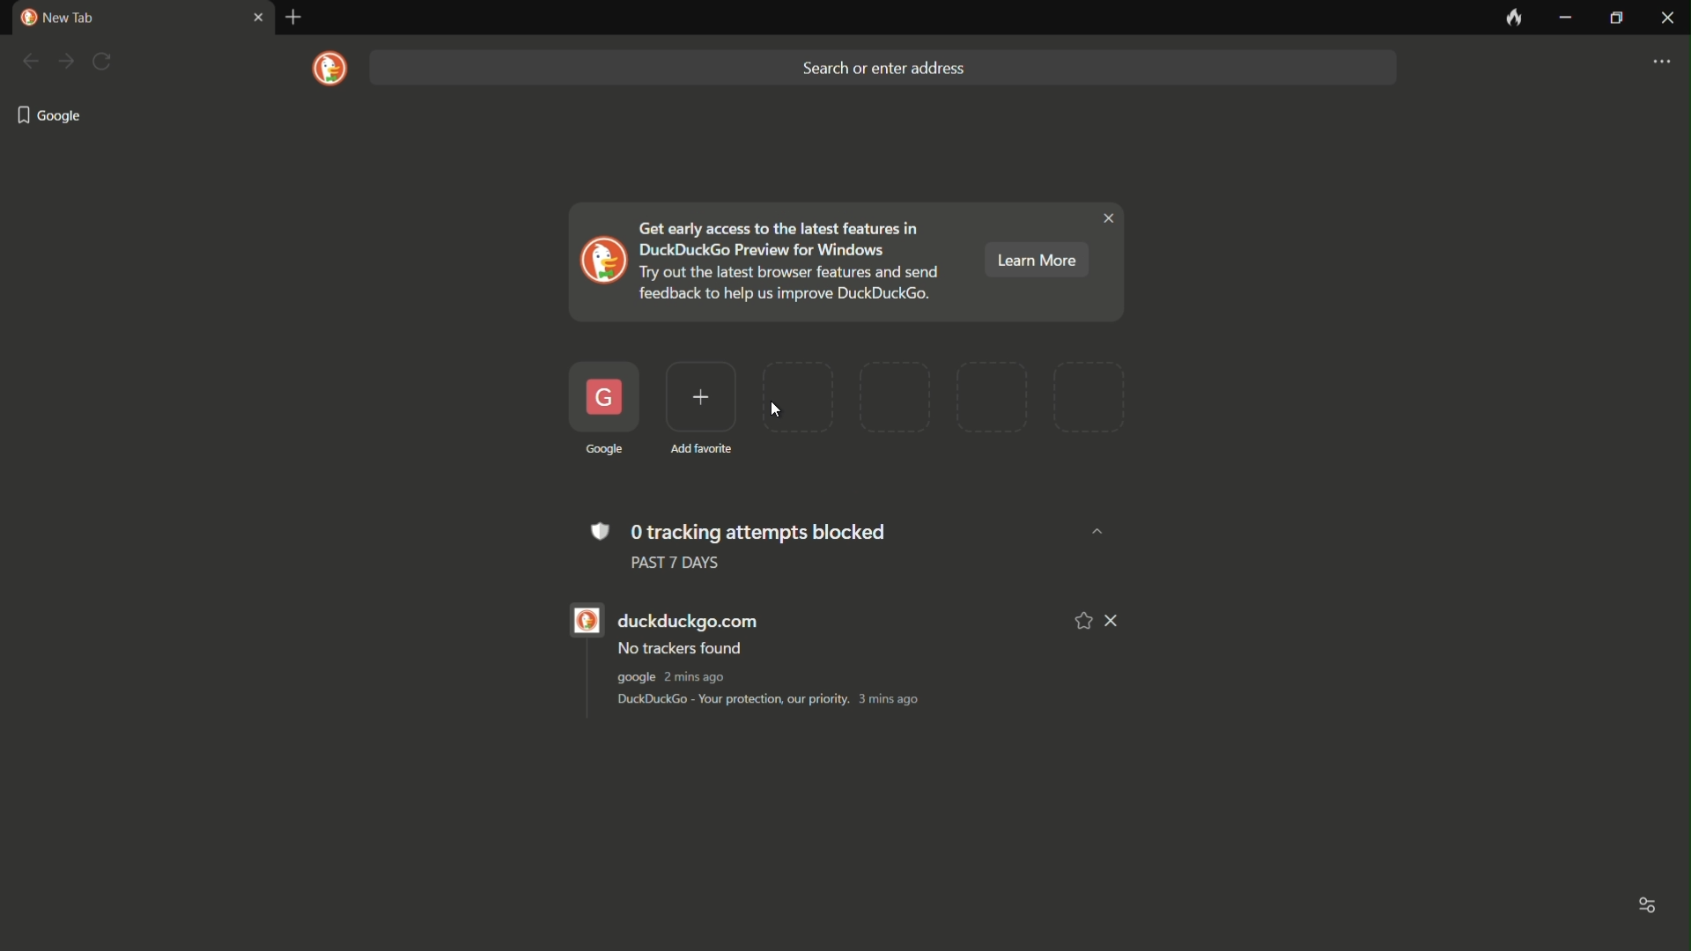 This screenshot has height=951, width=1691. Describe the element at coordinates (65, 63) in the screenshot. I see `forward` at that location.